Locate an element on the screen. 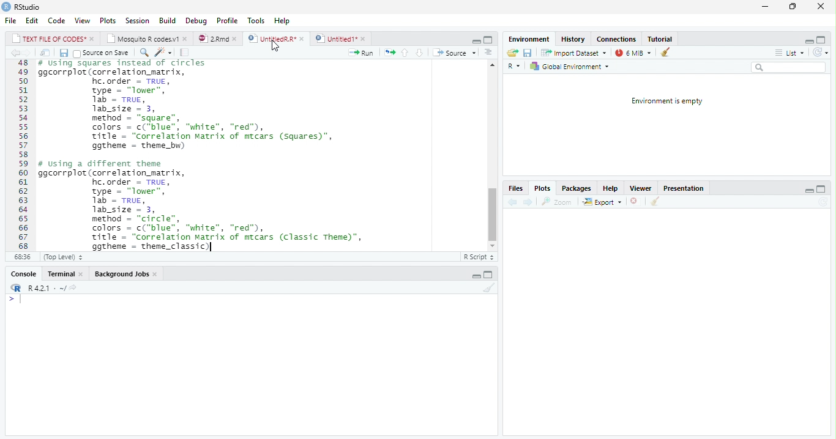 This screenshot has height=439, width=836. maximize is located at coordinates (793, 8).